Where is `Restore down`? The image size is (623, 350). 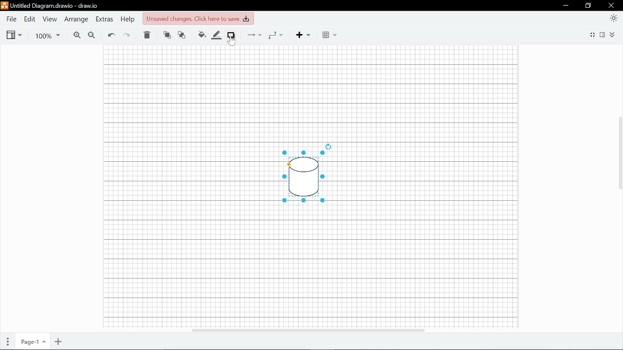 Restore down is located at coordinates (589, 6).